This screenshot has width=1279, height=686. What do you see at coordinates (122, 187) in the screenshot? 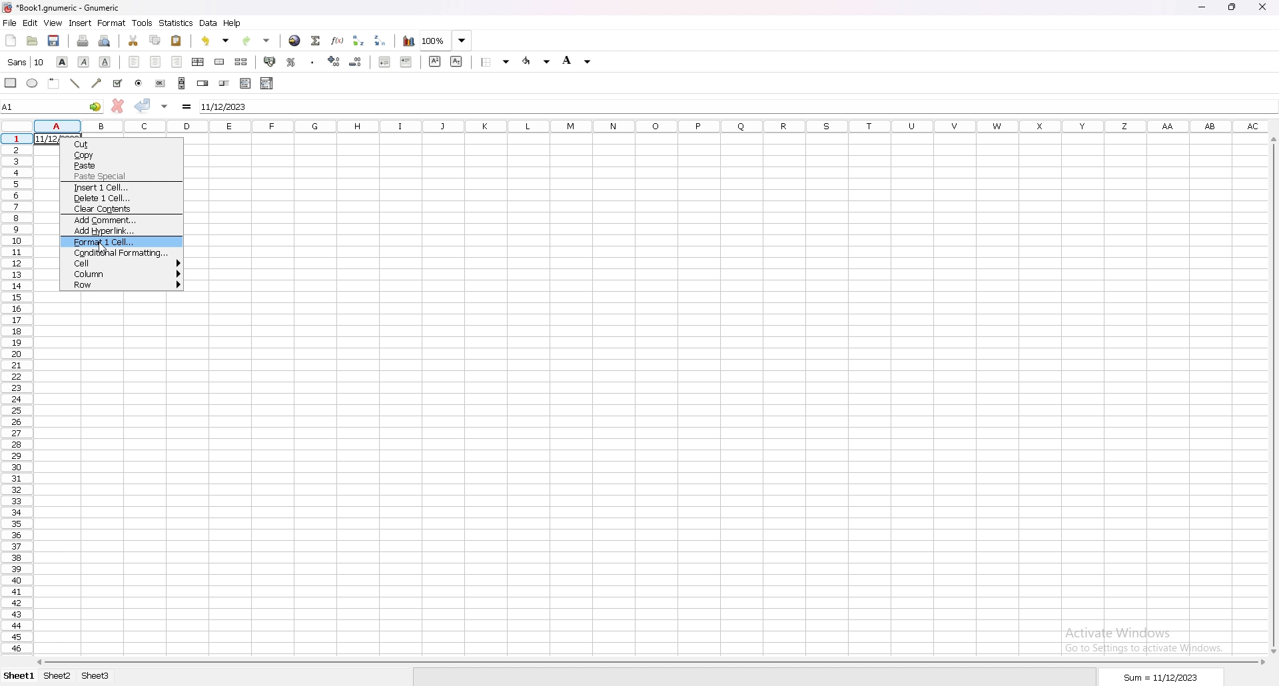
I see `insert 1 cell` at bounding box center [122, 187].